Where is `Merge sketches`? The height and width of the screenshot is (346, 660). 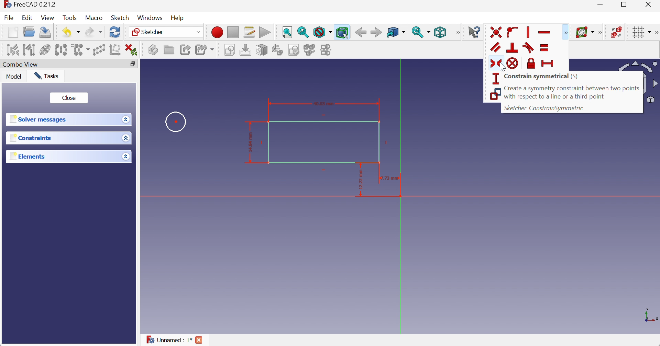 Merge sketches is located at coordinates (310, 50).